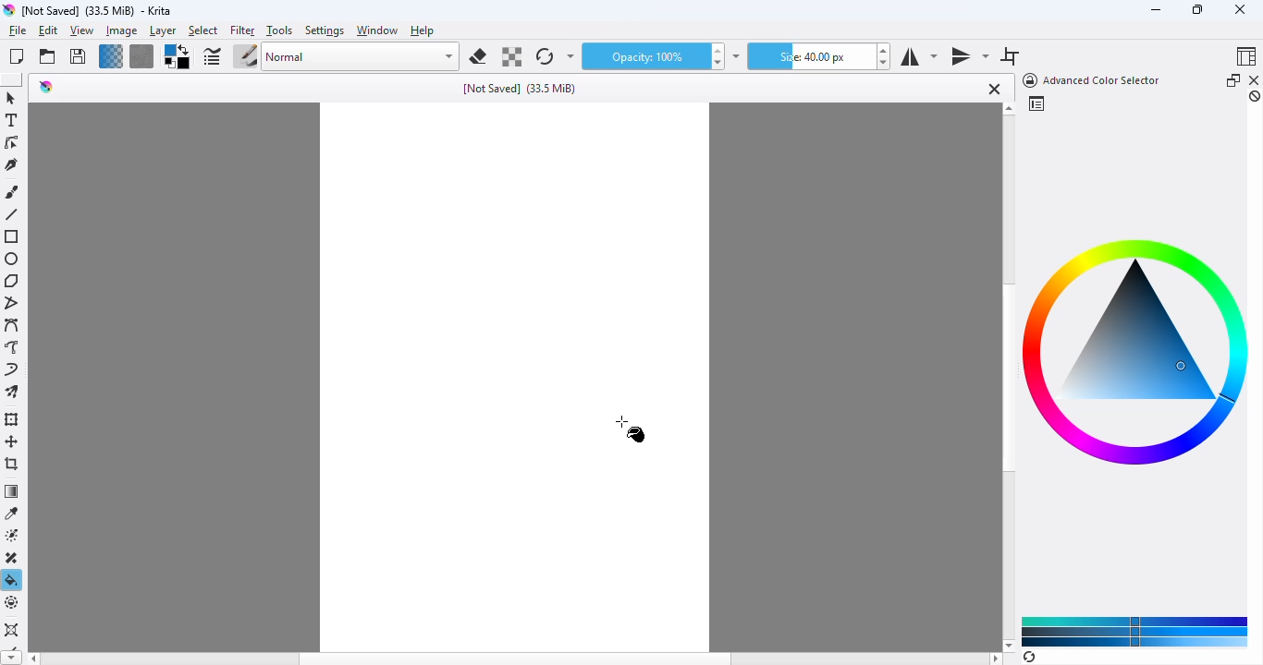 Image resolution: width=1263 pixels, height=665 pixels. What do you see at coordinates (809, 56) in the screenshot?
I see `size` at bounding box center [809, 56].